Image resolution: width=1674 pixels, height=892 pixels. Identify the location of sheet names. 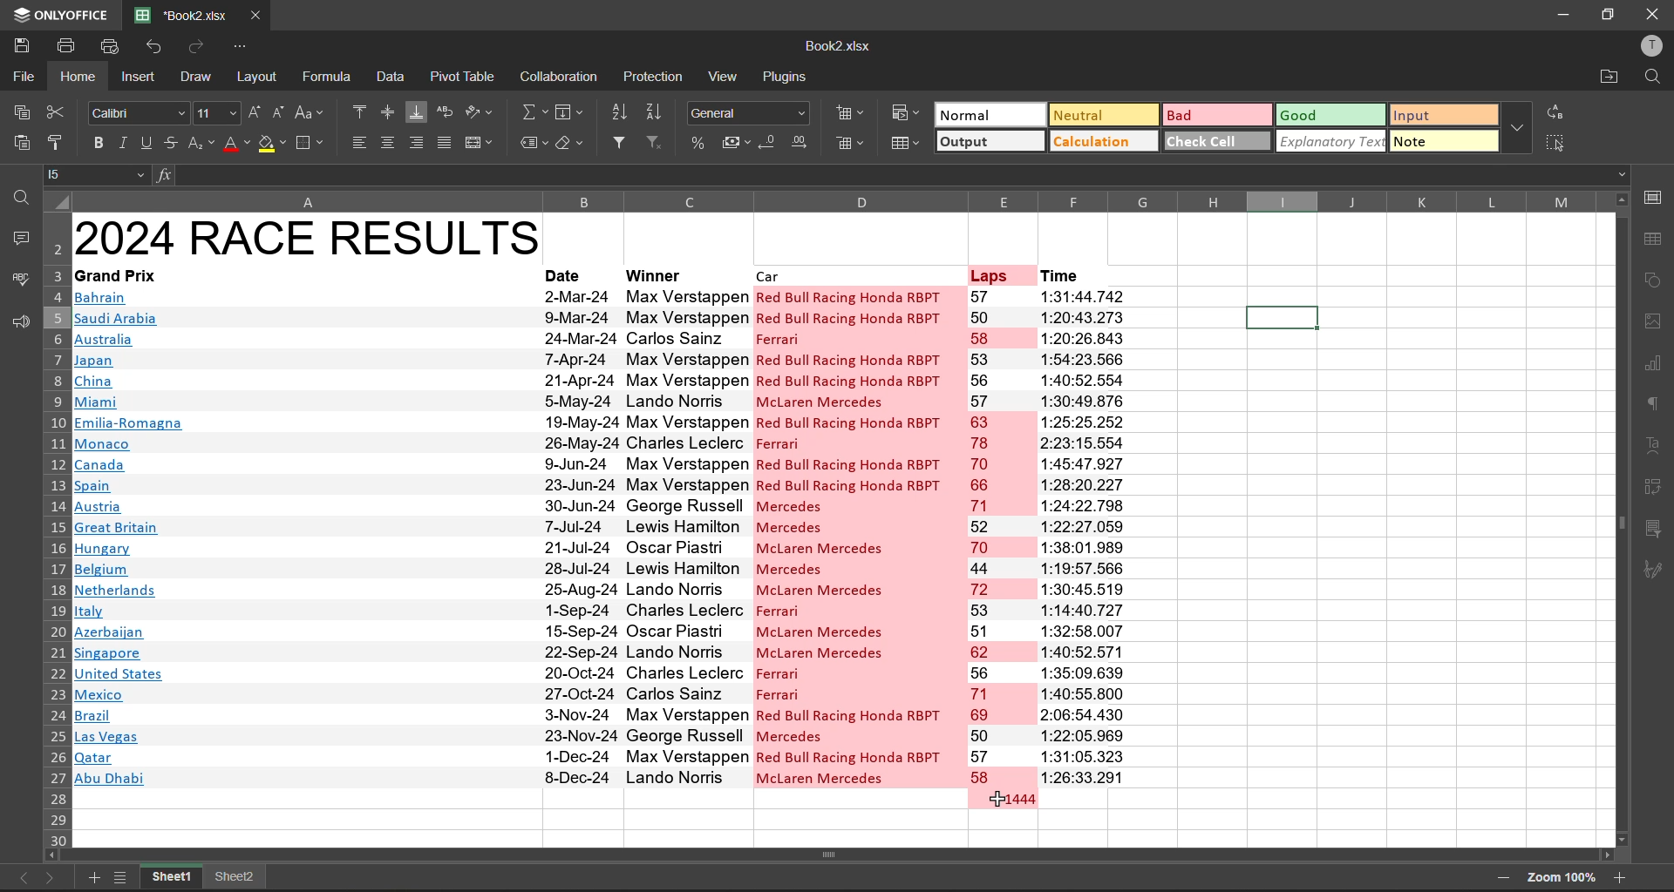
(236, 878).